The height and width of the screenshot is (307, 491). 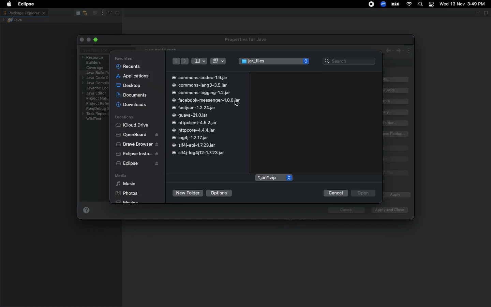 I want to click on Recording, so click(x=372, y=5).